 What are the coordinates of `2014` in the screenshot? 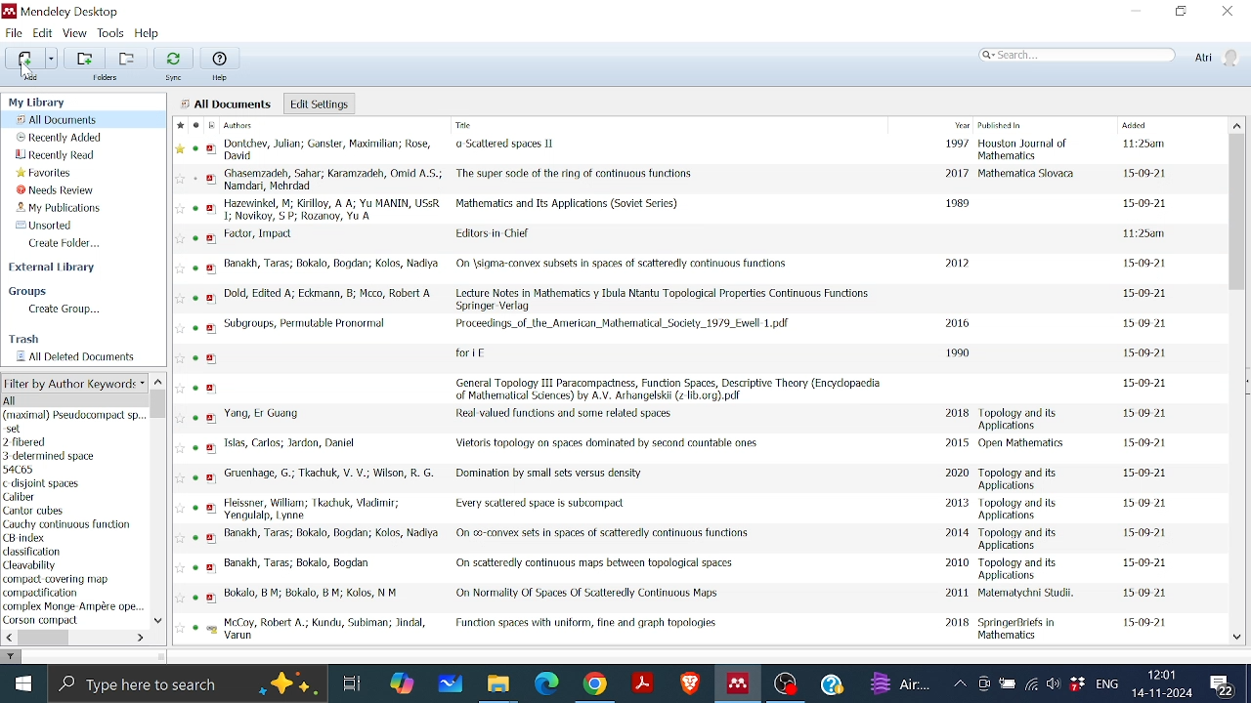 It's located at (957, 530).